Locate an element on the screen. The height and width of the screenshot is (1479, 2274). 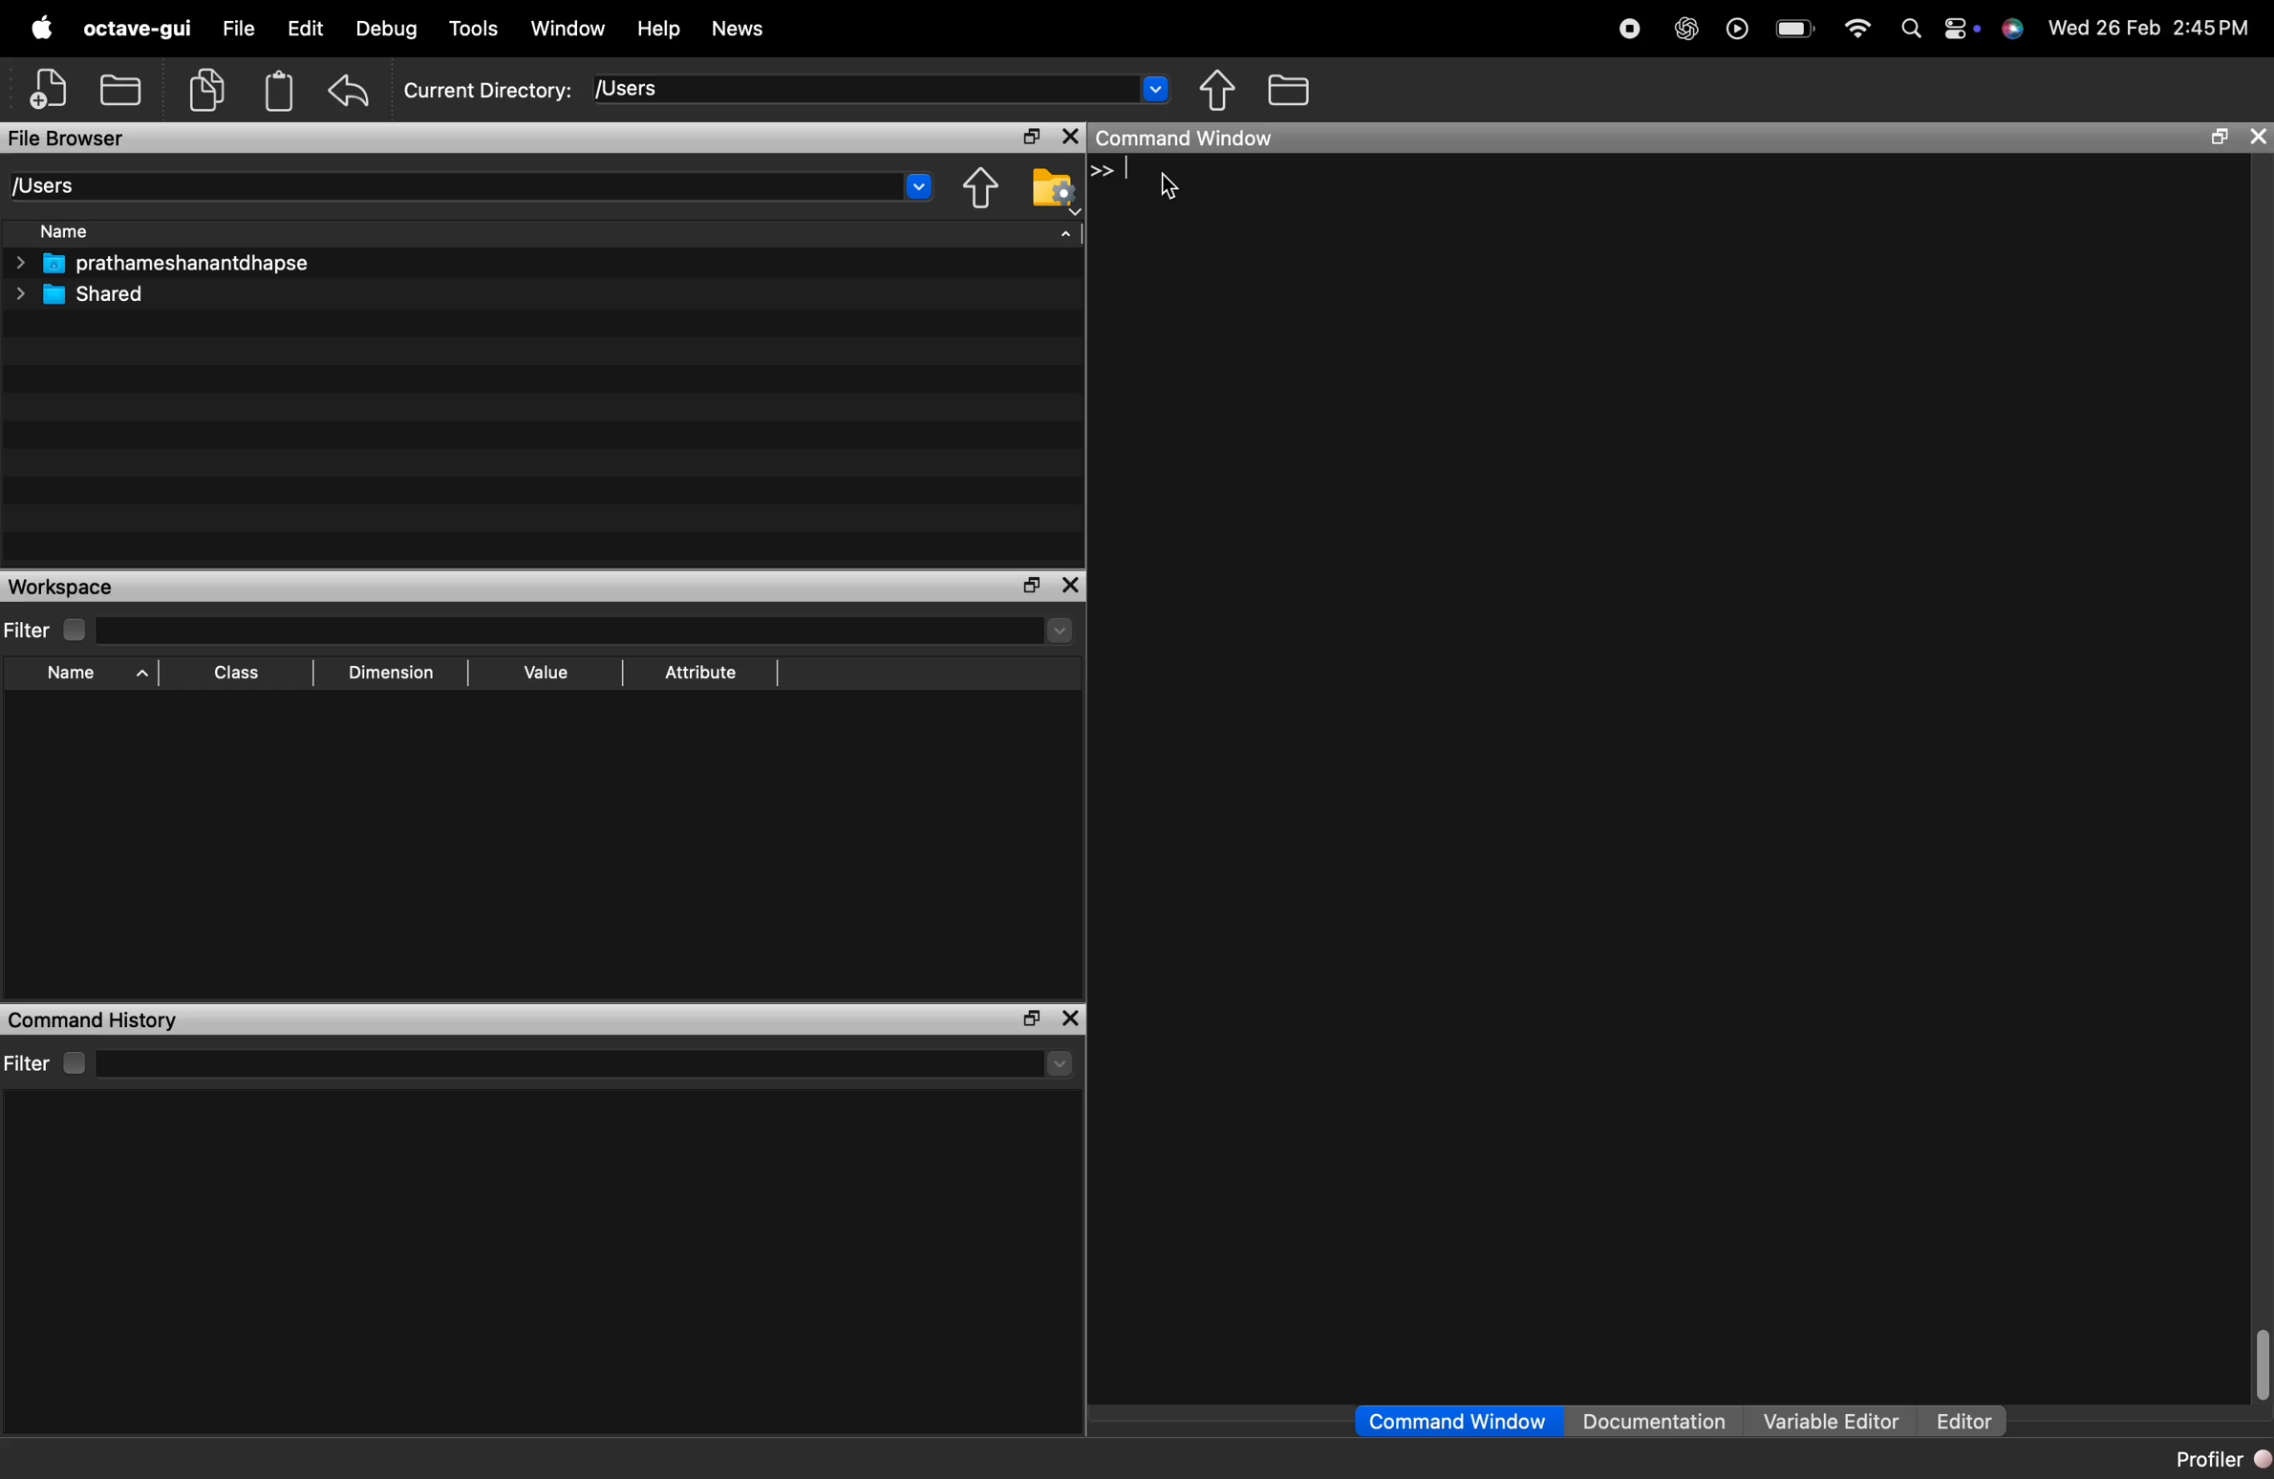
Help is located at coordinates (663, 28).